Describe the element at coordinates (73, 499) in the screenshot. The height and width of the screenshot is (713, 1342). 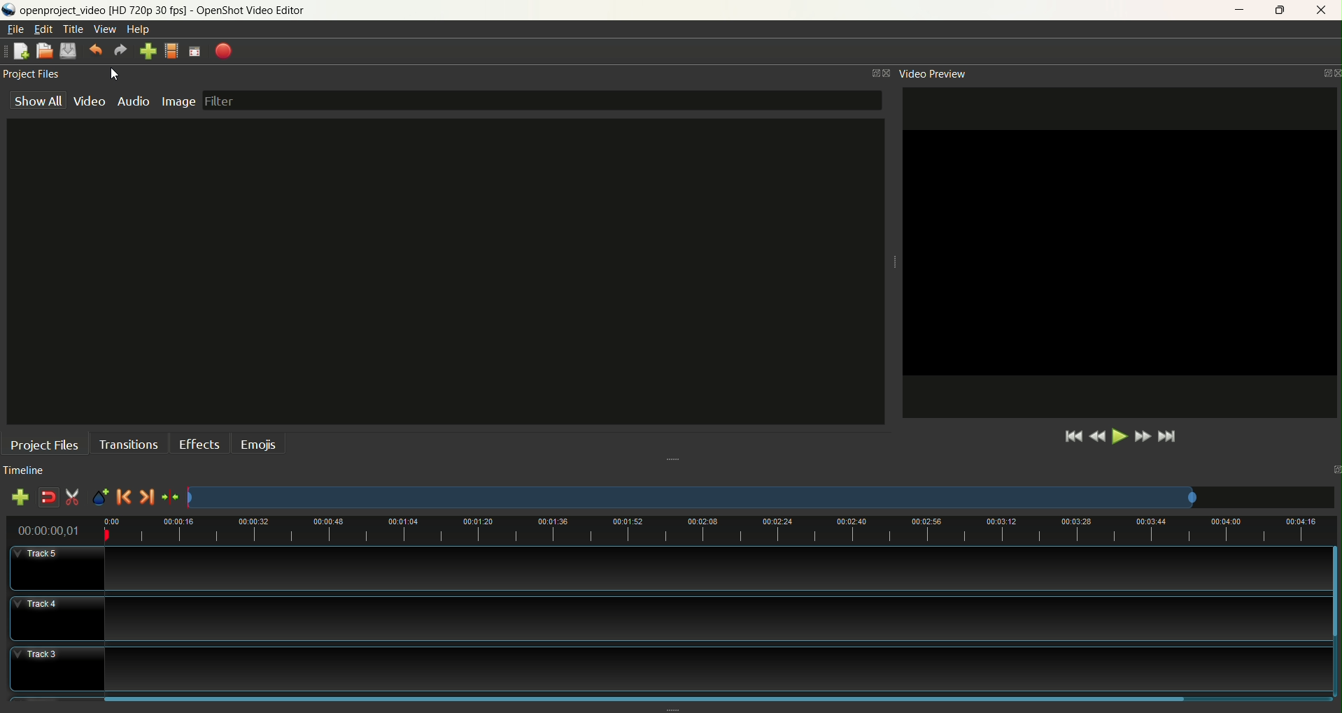
I see `enable razor` at that location.